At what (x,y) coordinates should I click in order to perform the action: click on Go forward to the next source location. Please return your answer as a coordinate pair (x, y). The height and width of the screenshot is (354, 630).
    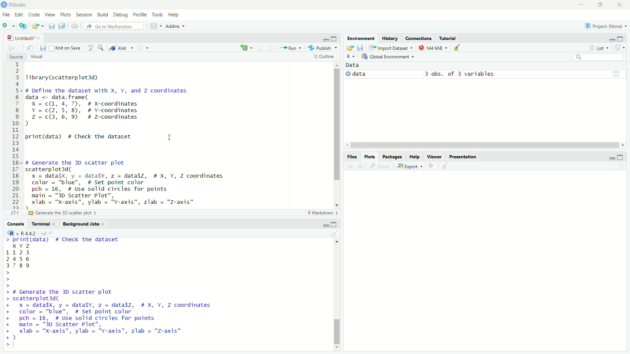
    Looking at the image, I should click on (18, 47).